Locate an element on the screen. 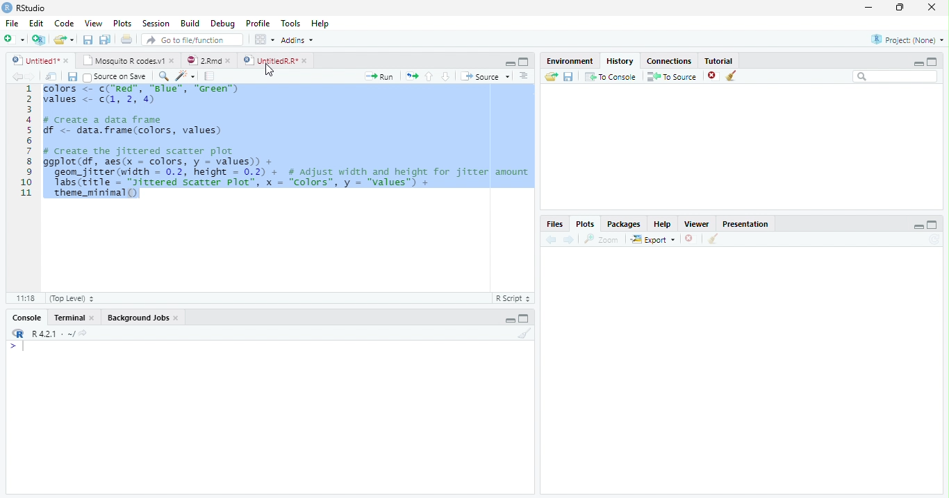  Clear all plots is located at coordinates (712, 239).